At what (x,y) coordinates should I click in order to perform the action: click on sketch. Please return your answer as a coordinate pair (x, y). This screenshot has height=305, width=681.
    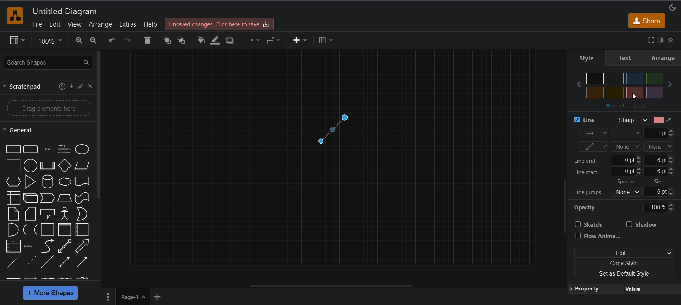
    Looking at the image, I should click on (592, 224).